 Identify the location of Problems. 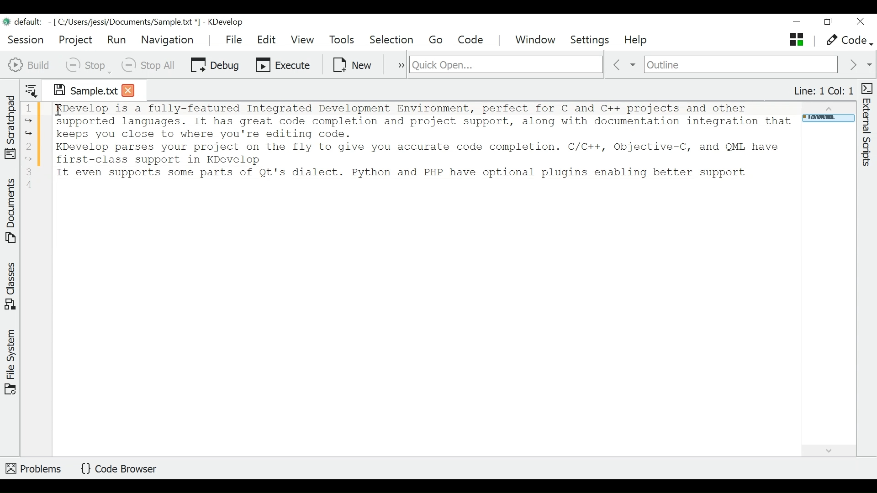
(34, 467).